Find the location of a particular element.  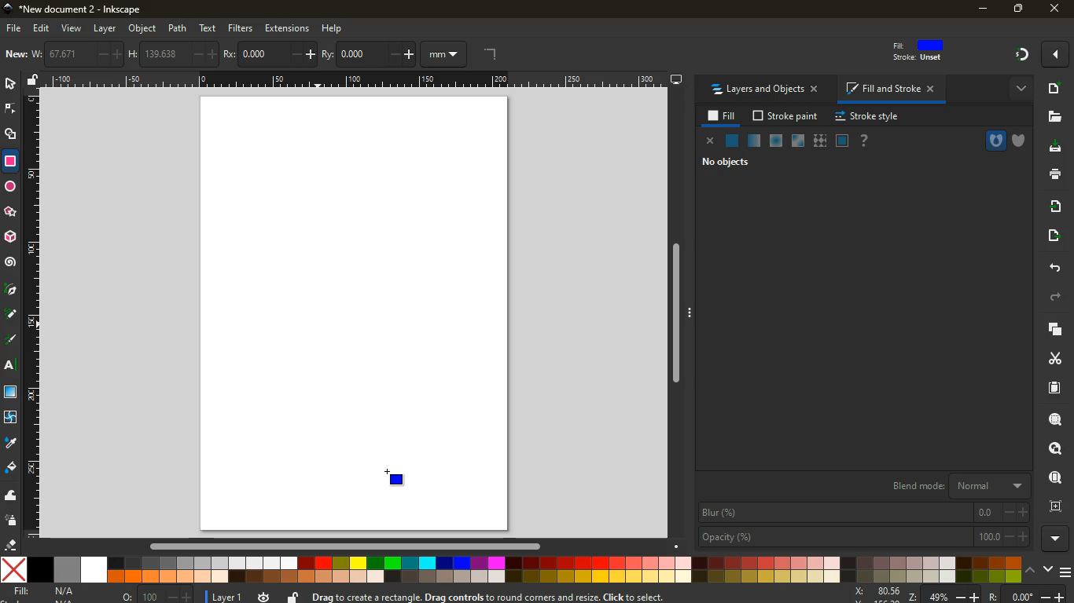

blur is located at coordinates (865, 512).